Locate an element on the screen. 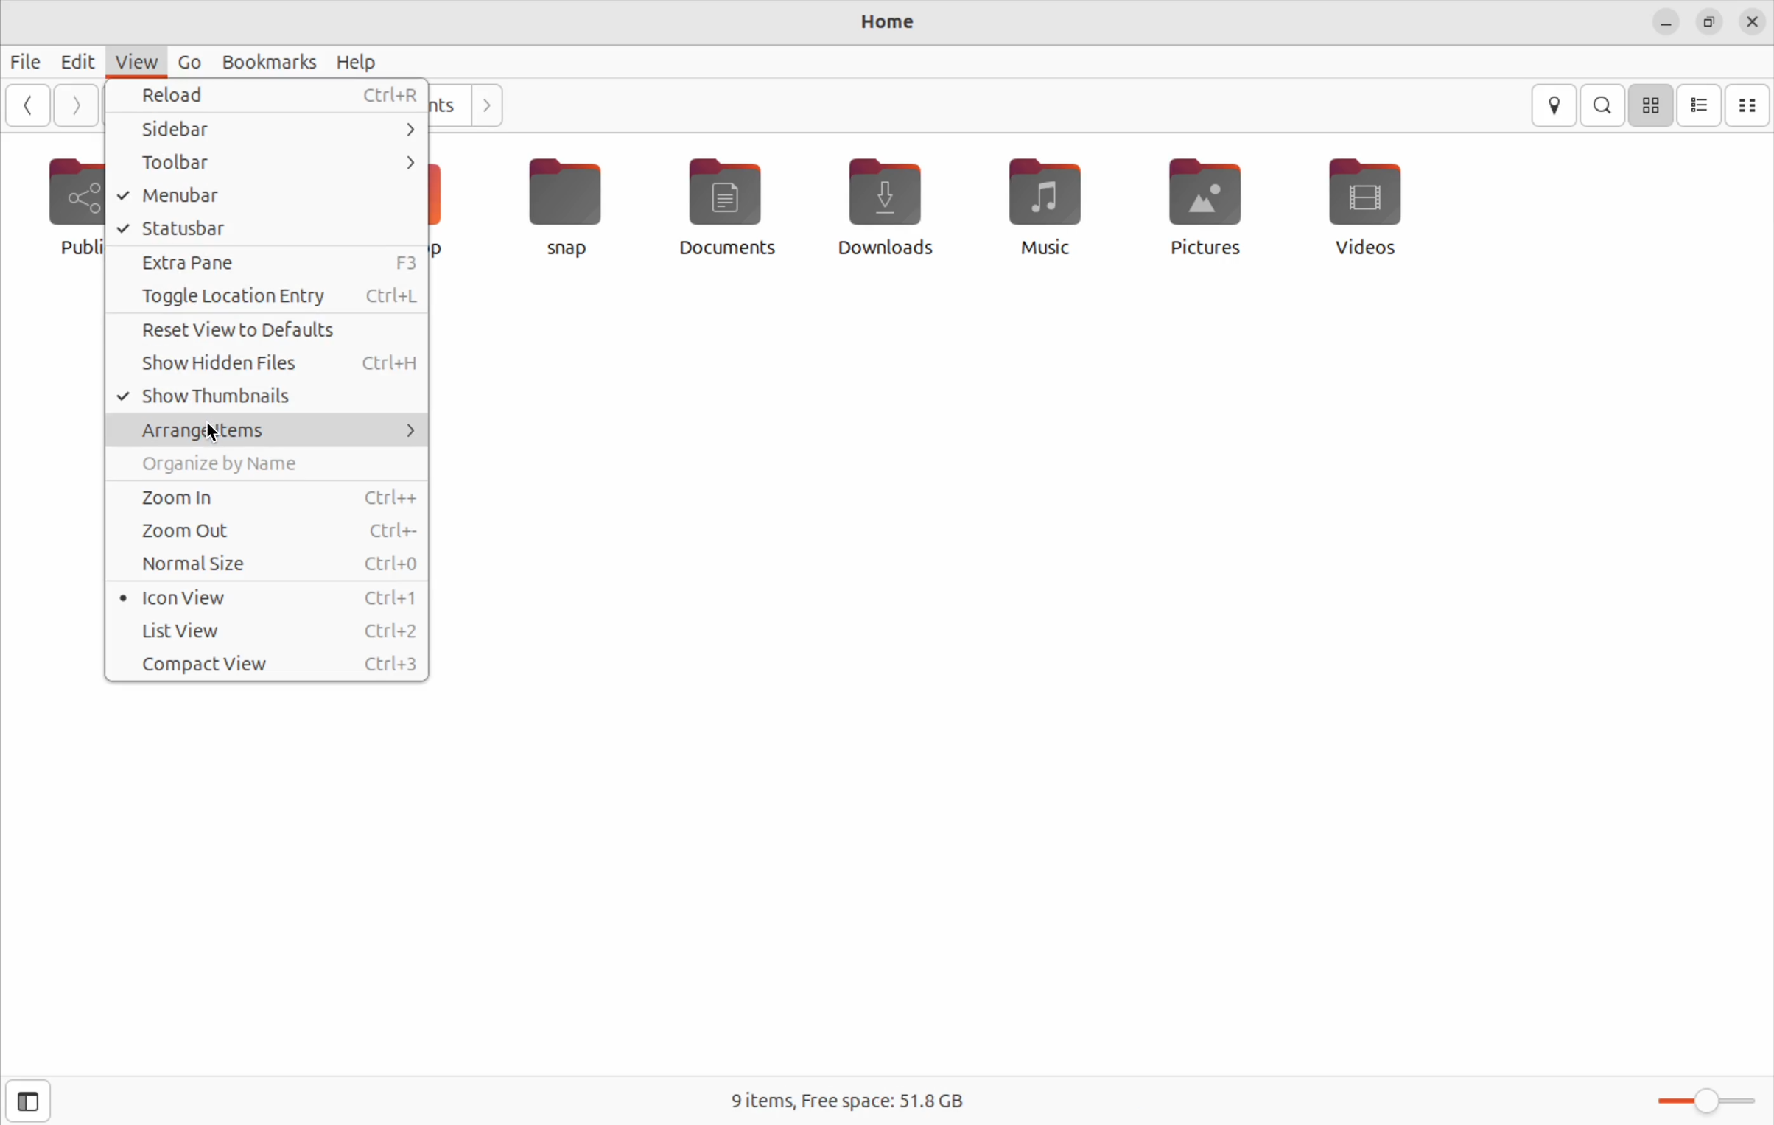  music is located at coordinates (1044, 213).